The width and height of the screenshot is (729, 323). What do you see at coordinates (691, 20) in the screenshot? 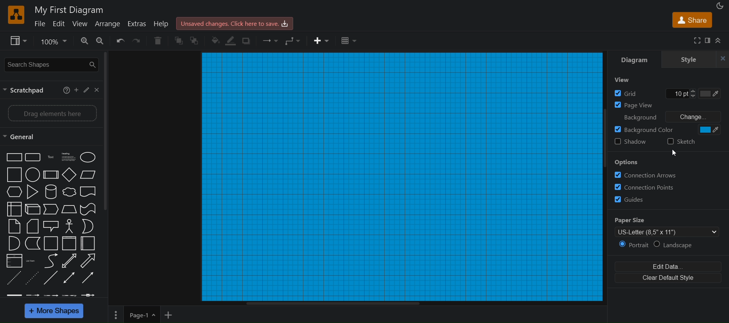
I see `share` at bounding box center [691, 20].